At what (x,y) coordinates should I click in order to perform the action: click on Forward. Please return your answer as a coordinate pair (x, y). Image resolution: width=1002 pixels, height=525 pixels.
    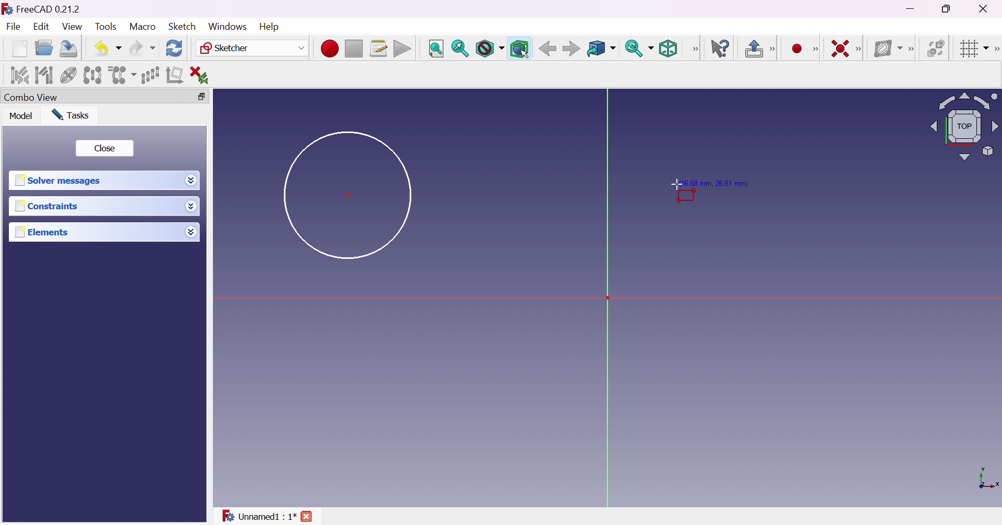
    Looking at the image, I should click on (571, 50).